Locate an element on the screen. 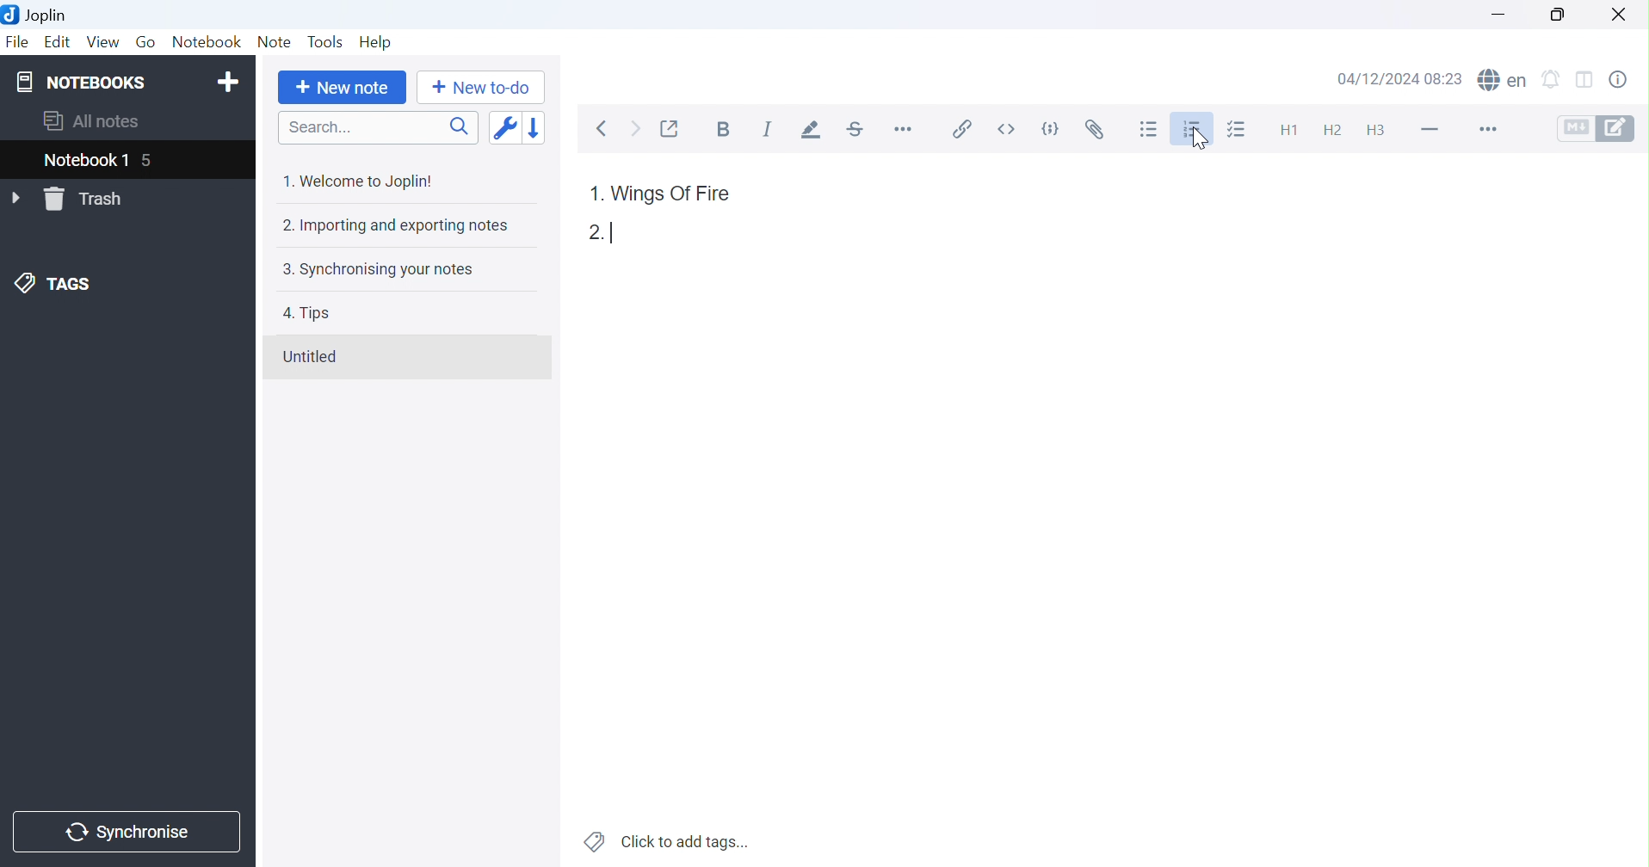 This screenshot has width=1649, height=867. Highlight is located at coordinates (812, 131).